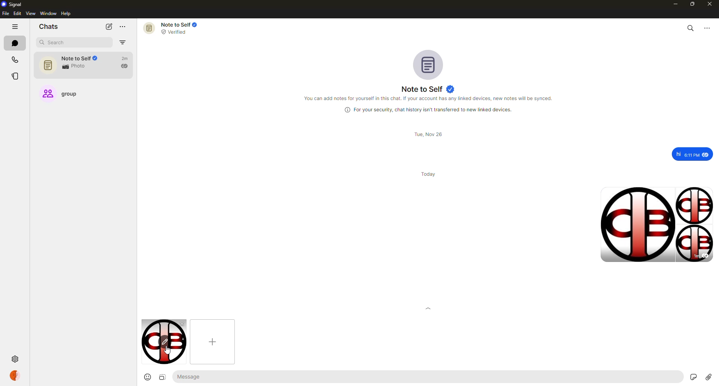 Image resolution: width=719 pixels, height=386 pixels. What do you see at coordinates (14, 60) in the screenshot?
I see `calls` at bounding box center [14, 60].